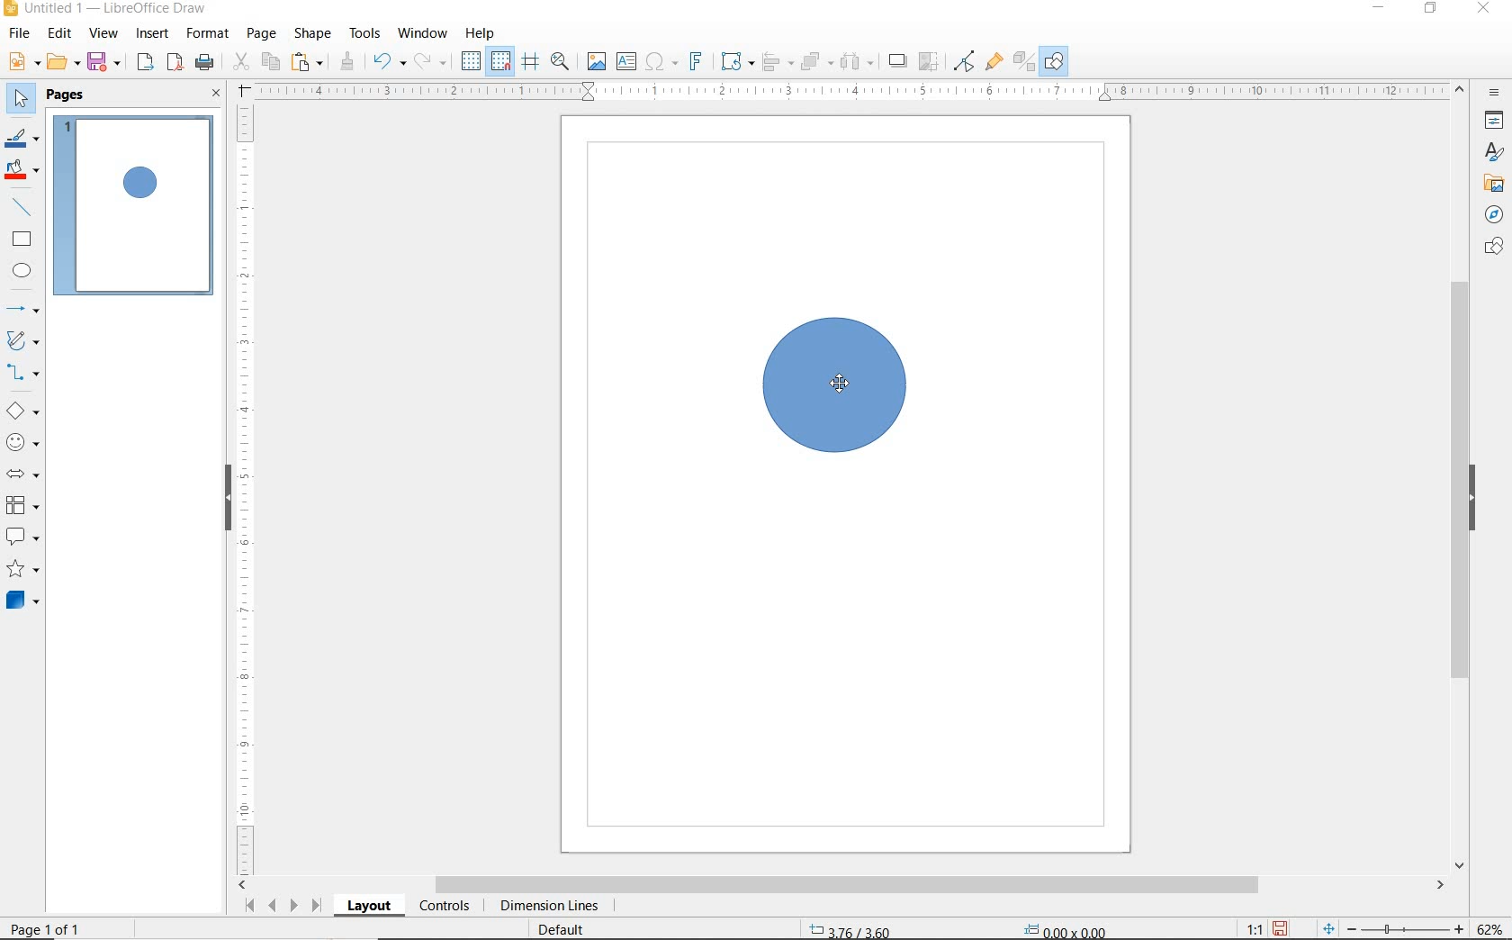  Describe the element at coordinates (369, 908) in the screenshot. I see `LAYOUT` at that location.